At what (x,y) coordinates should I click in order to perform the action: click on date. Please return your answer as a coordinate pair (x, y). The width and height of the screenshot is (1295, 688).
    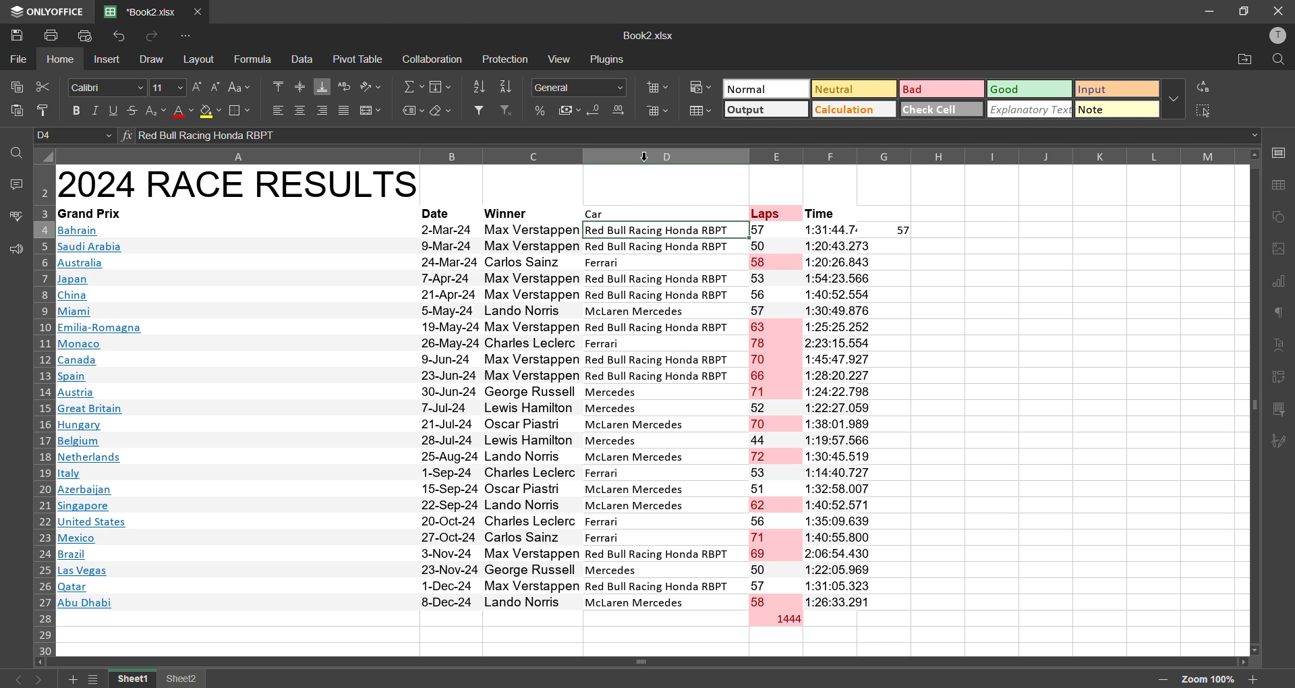
    Looking at the image, I should click on (449, 416).